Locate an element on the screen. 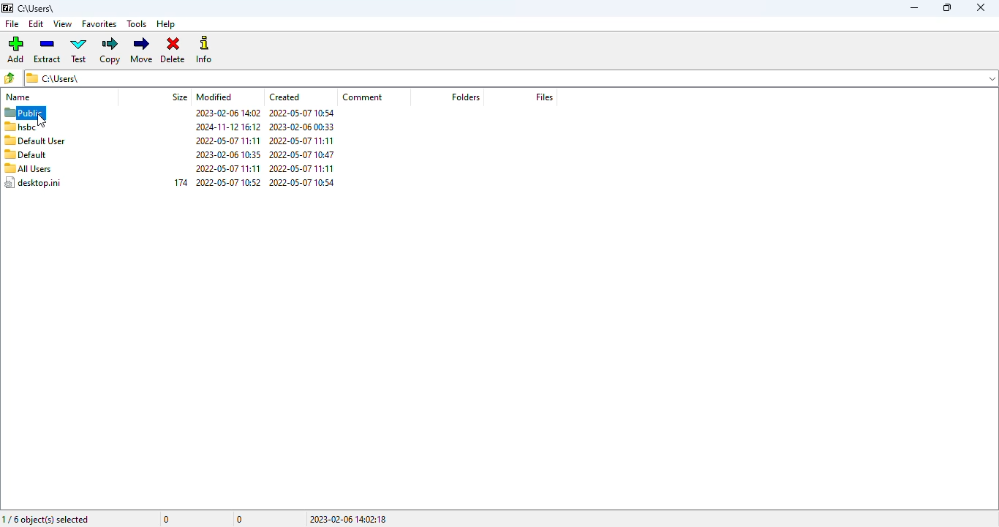 The width and height of the screenshot is (999, 527). modified is located at coordinates (215, 97).